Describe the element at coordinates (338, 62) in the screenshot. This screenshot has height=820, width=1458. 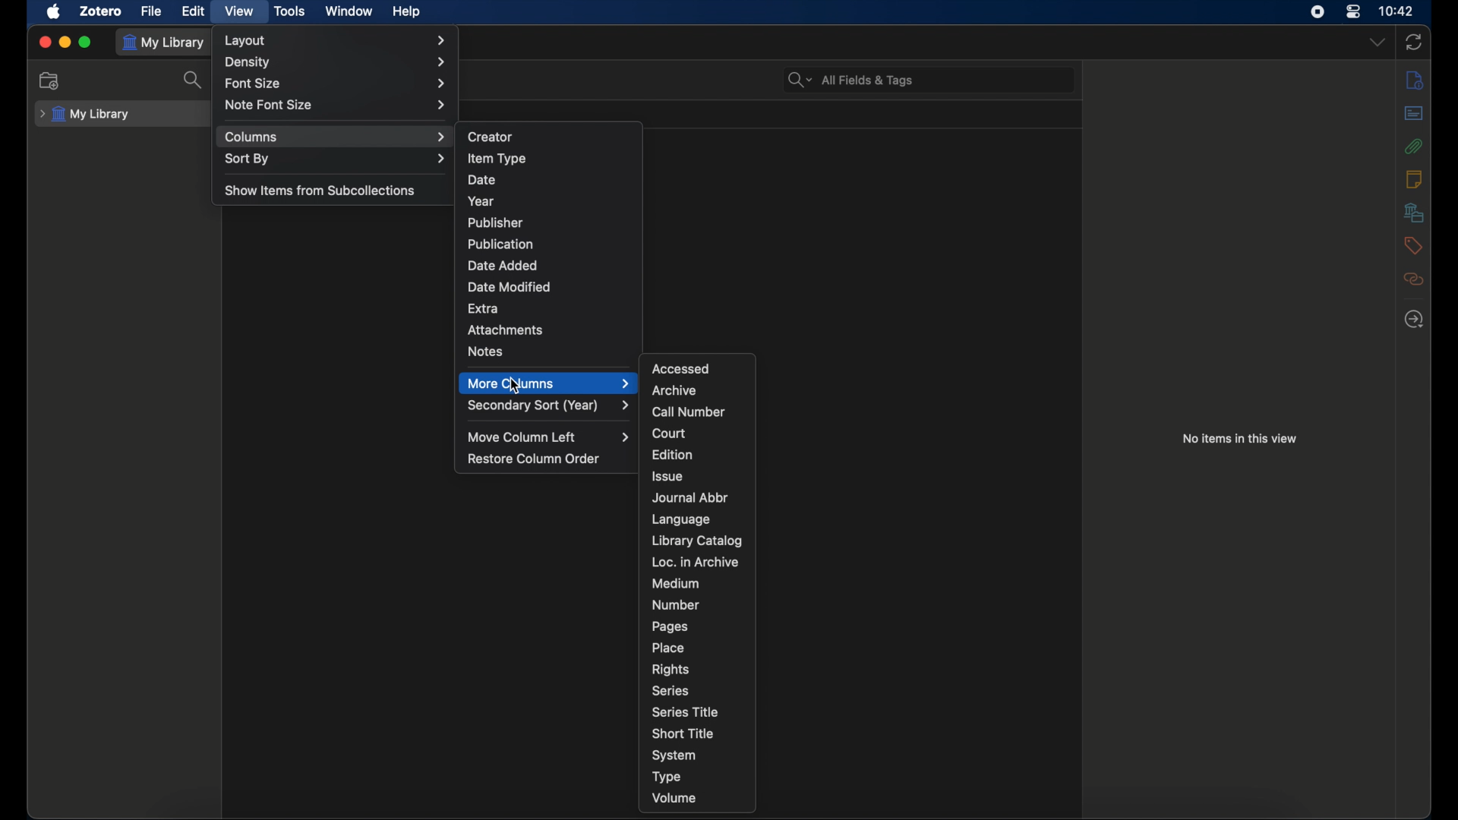
I see `density` at that location.